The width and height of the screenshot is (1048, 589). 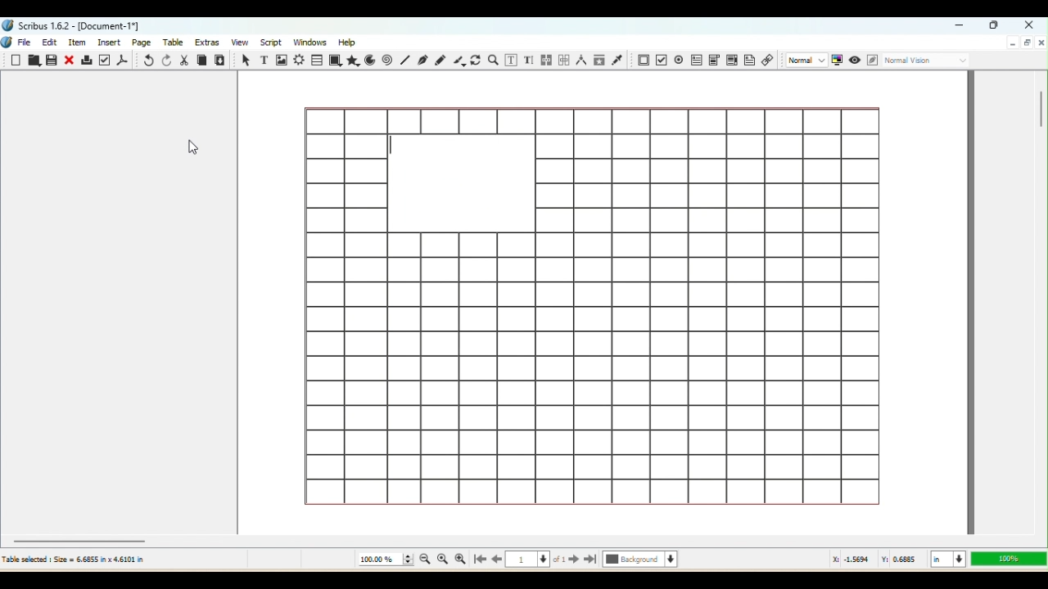 What do you see at coordinates (422, 561) in the screenshot?
I see `Zoom out` at bounding box center [422, 561].